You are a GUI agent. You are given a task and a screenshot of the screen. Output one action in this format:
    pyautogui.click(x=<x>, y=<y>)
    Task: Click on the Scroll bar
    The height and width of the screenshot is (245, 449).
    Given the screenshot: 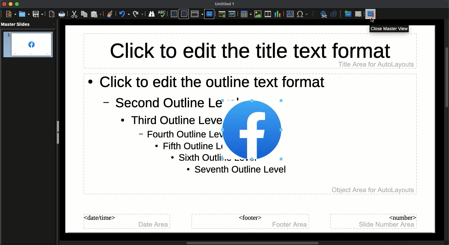 What is the action you would take?
    pyautogui.click(x=446, y=77)
    